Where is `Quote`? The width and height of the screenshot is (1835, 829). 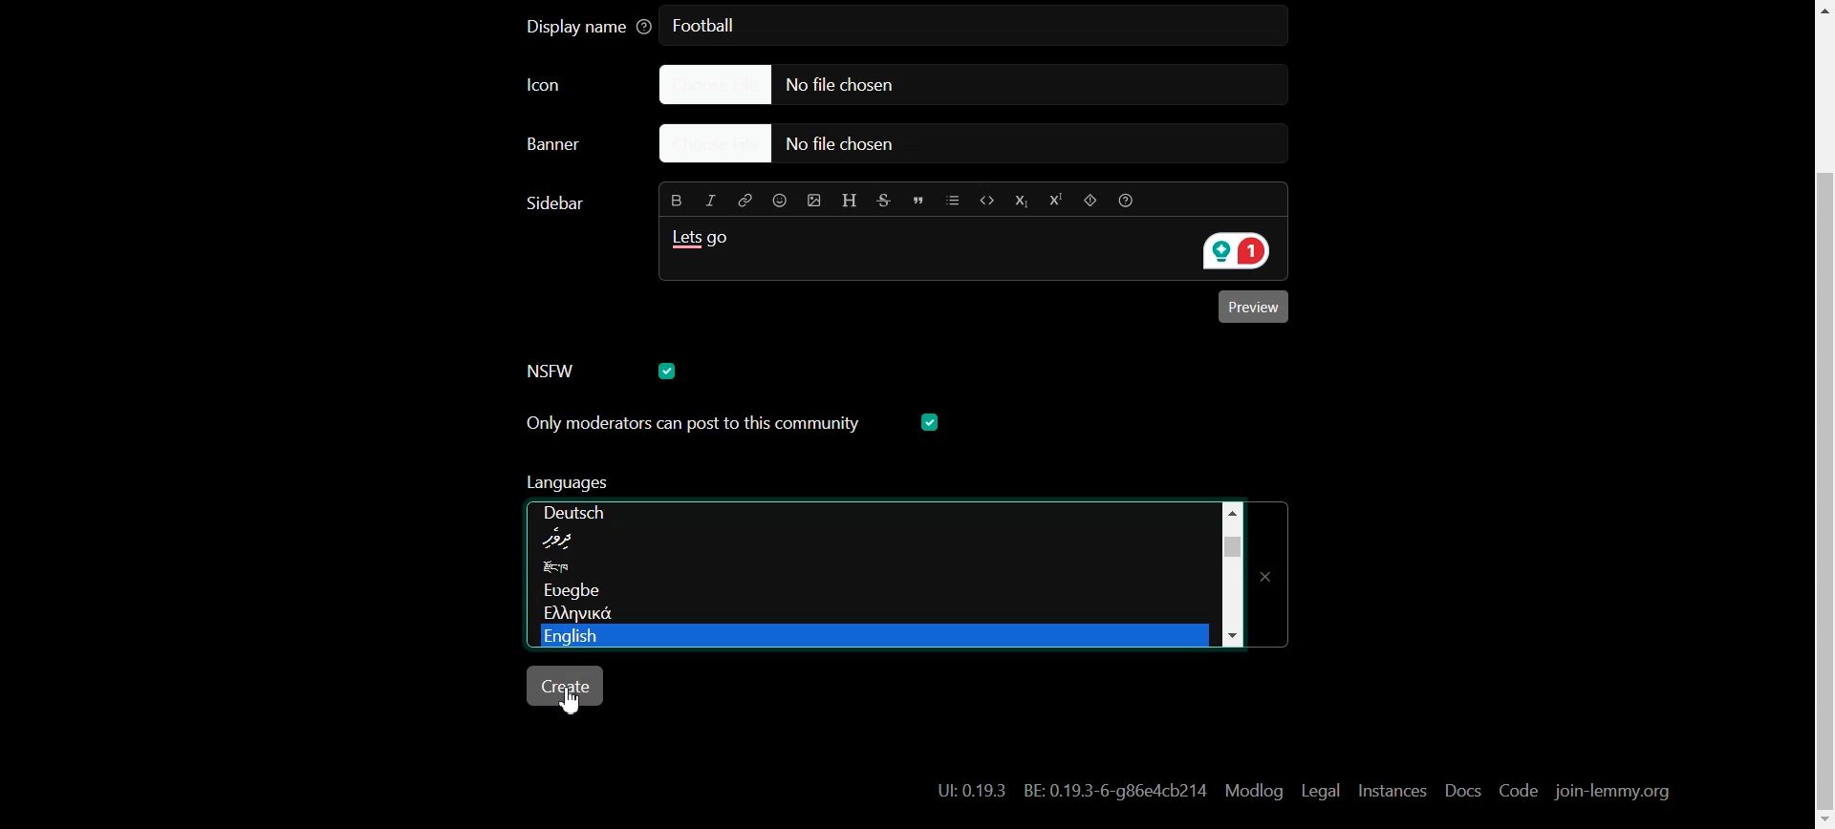 Quote is located at coordinates (920, 199).